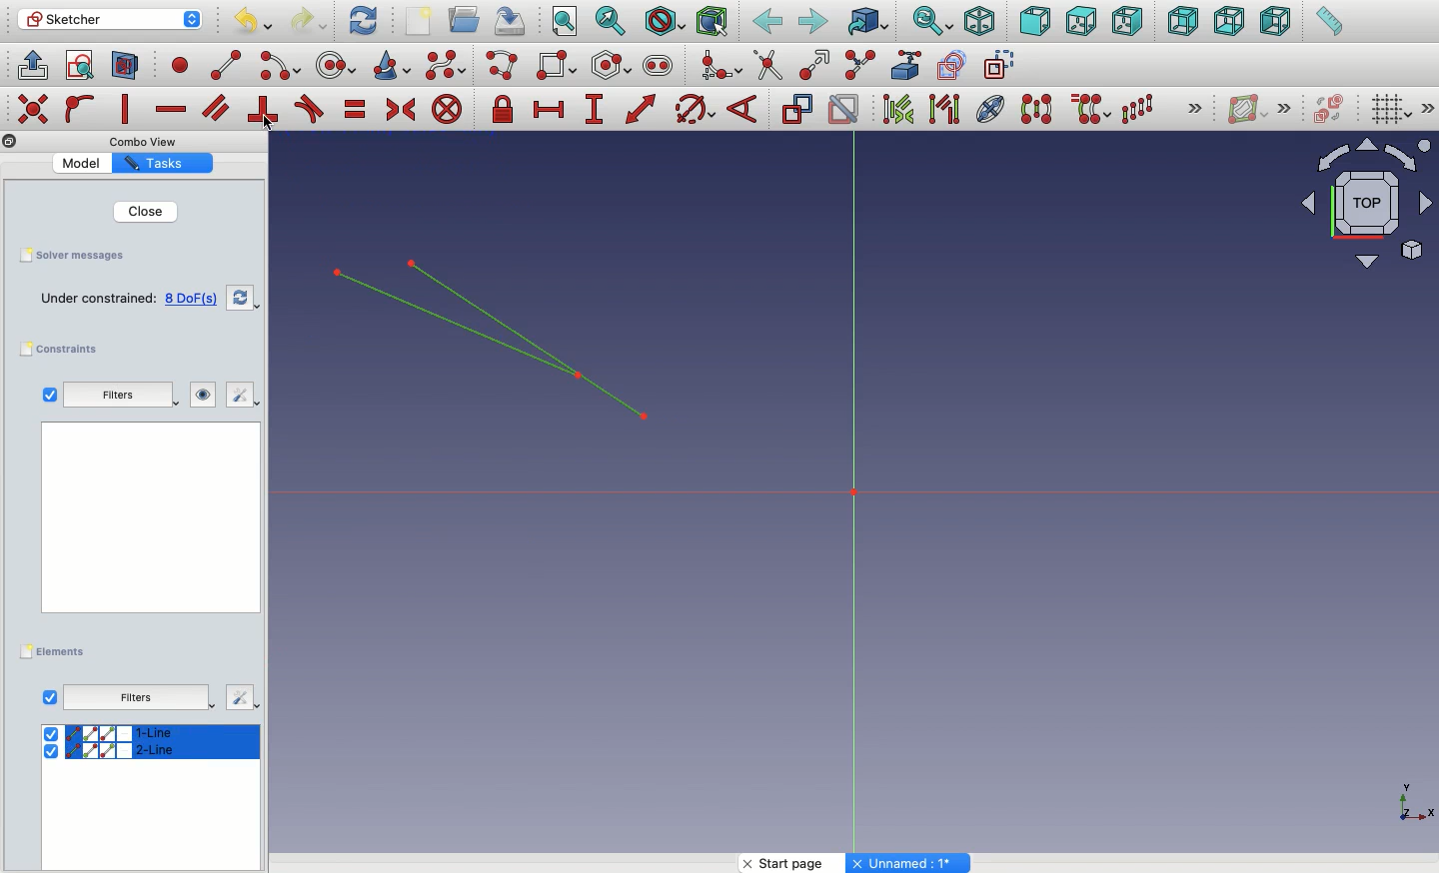 The height and width of the screenshot is (873, 1439). Describe the element at coordinates (901, 109) in the screenshot. I see `Associated constraints` at that location.